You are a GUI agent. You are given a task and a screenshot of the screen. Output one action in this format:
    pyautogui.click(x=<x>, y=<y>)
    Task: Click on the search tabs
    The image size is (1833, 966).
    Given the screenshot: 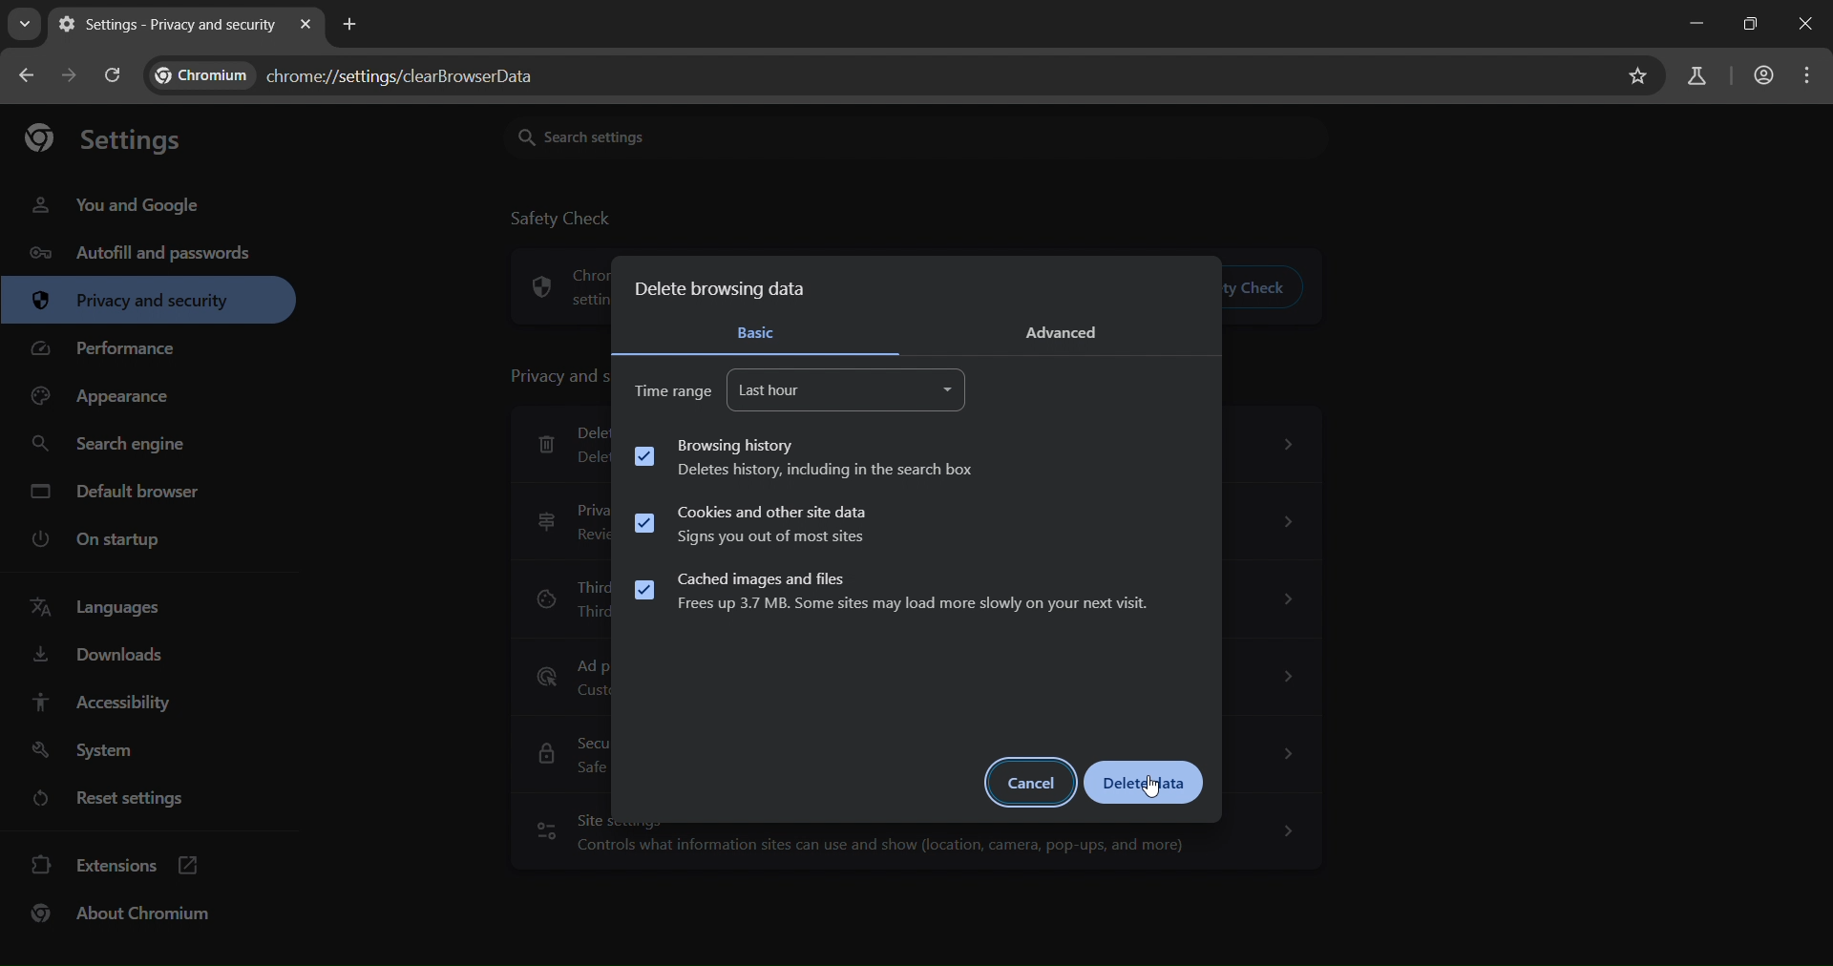 What is the action you would take?
    pyautogui.click(x=27, y=24)
    